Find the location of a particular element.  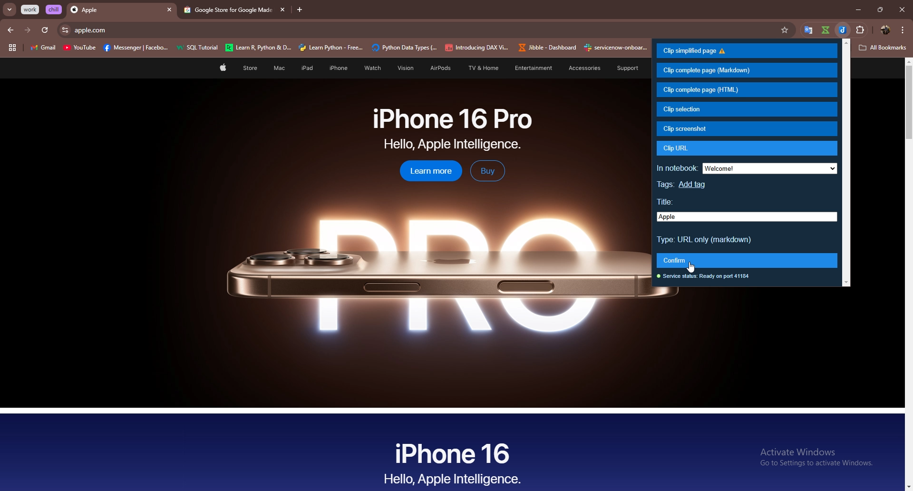

minimize is located at coordinates (855, 10).